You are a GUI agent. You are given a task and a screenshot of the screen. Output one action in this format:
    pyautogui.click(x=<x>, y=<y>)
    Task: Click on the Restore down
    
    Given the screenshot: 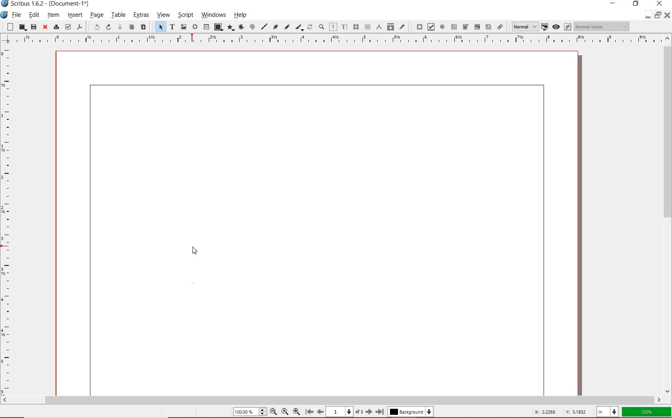 What is the action you would take?
    pyautogui.click(x=647, y=16)
    